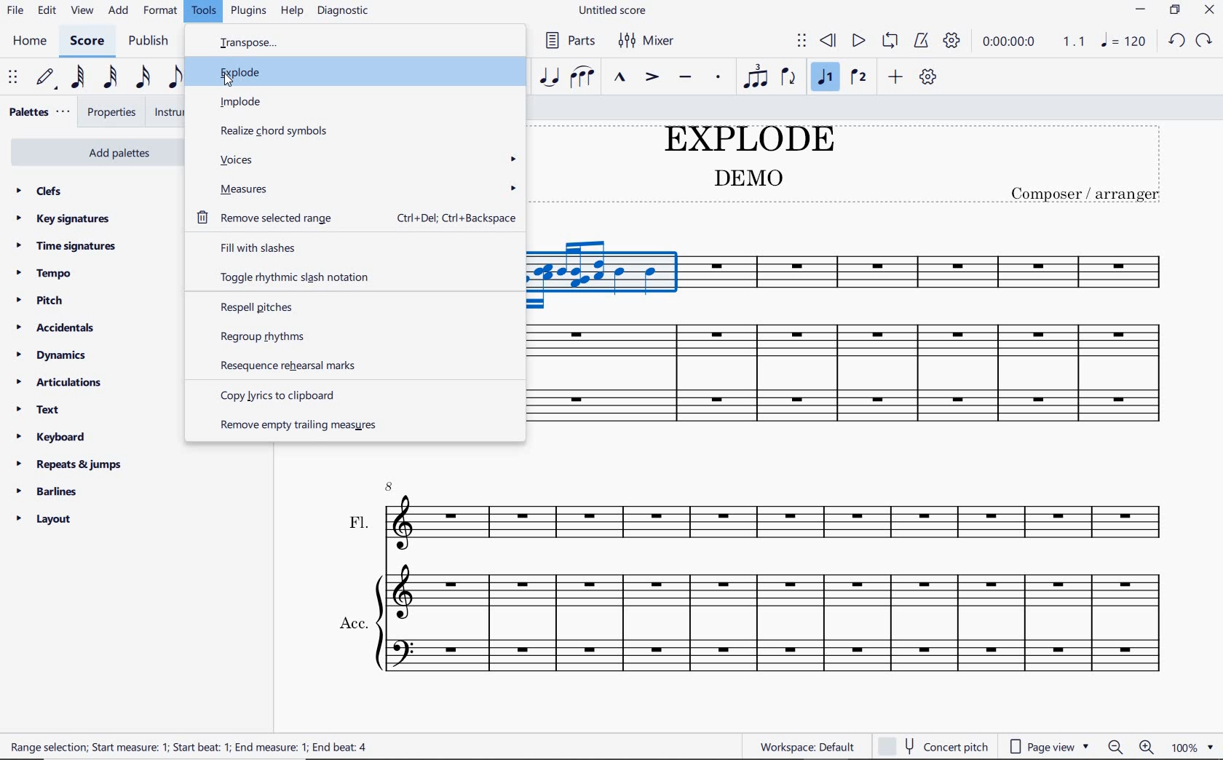  Describe the element at coordinates (568, 39) in the screenshot. I see `parts` at that location.